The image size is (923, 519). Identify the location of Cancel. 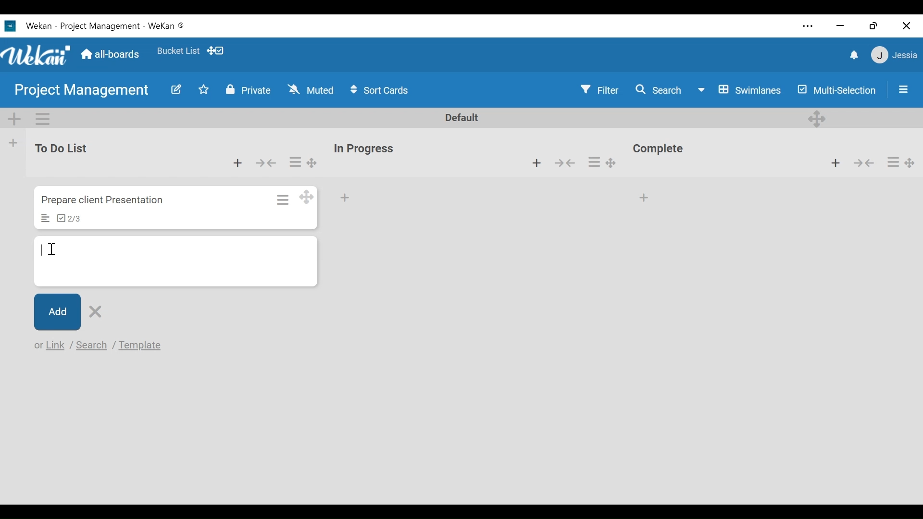
(97, 310).